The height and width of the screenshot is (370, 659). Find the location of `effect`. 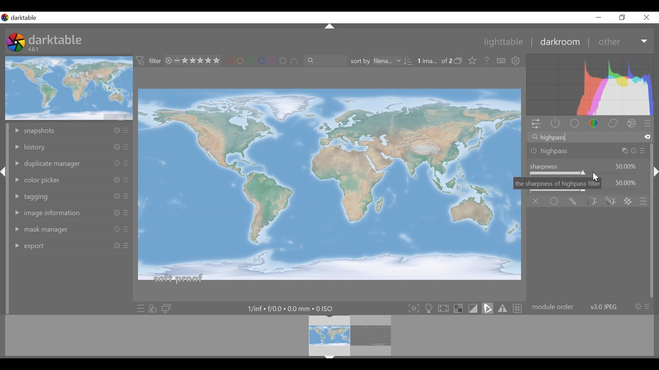

effect is located at coordinates (632, 124).